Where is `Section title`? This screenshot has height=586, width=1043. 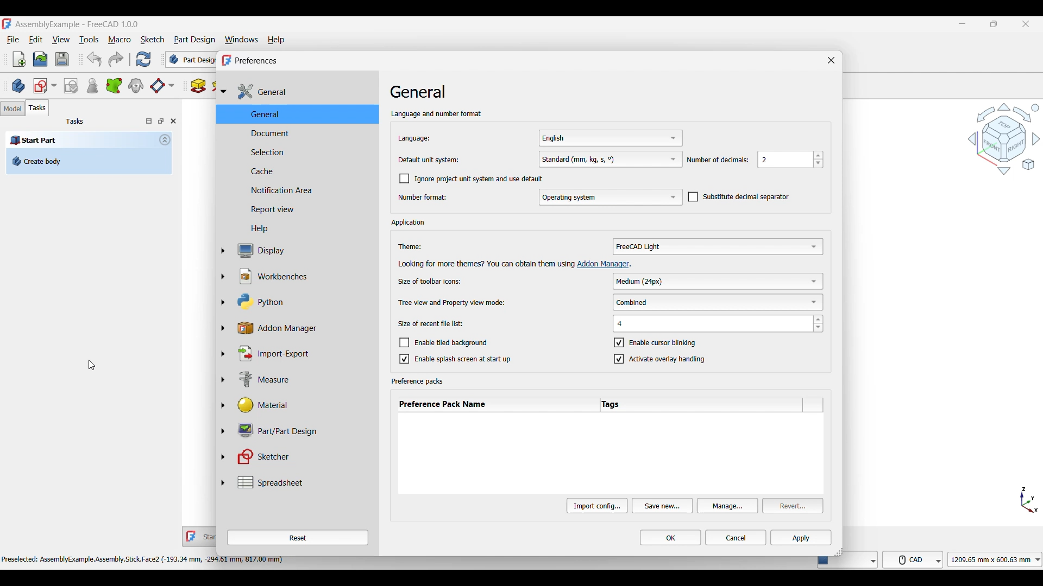 Section title is located at coordinates (411, 223).